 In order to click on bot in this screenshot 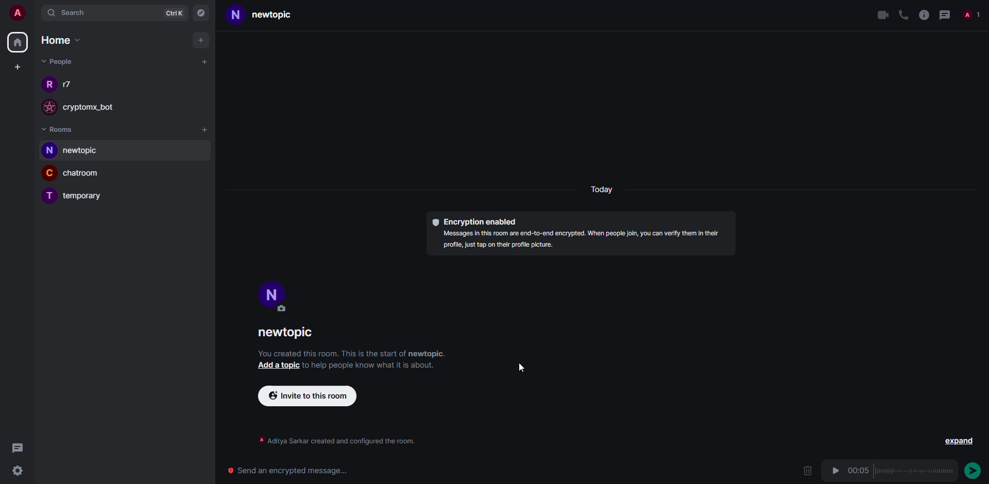, I will do `click(96, 107)`.